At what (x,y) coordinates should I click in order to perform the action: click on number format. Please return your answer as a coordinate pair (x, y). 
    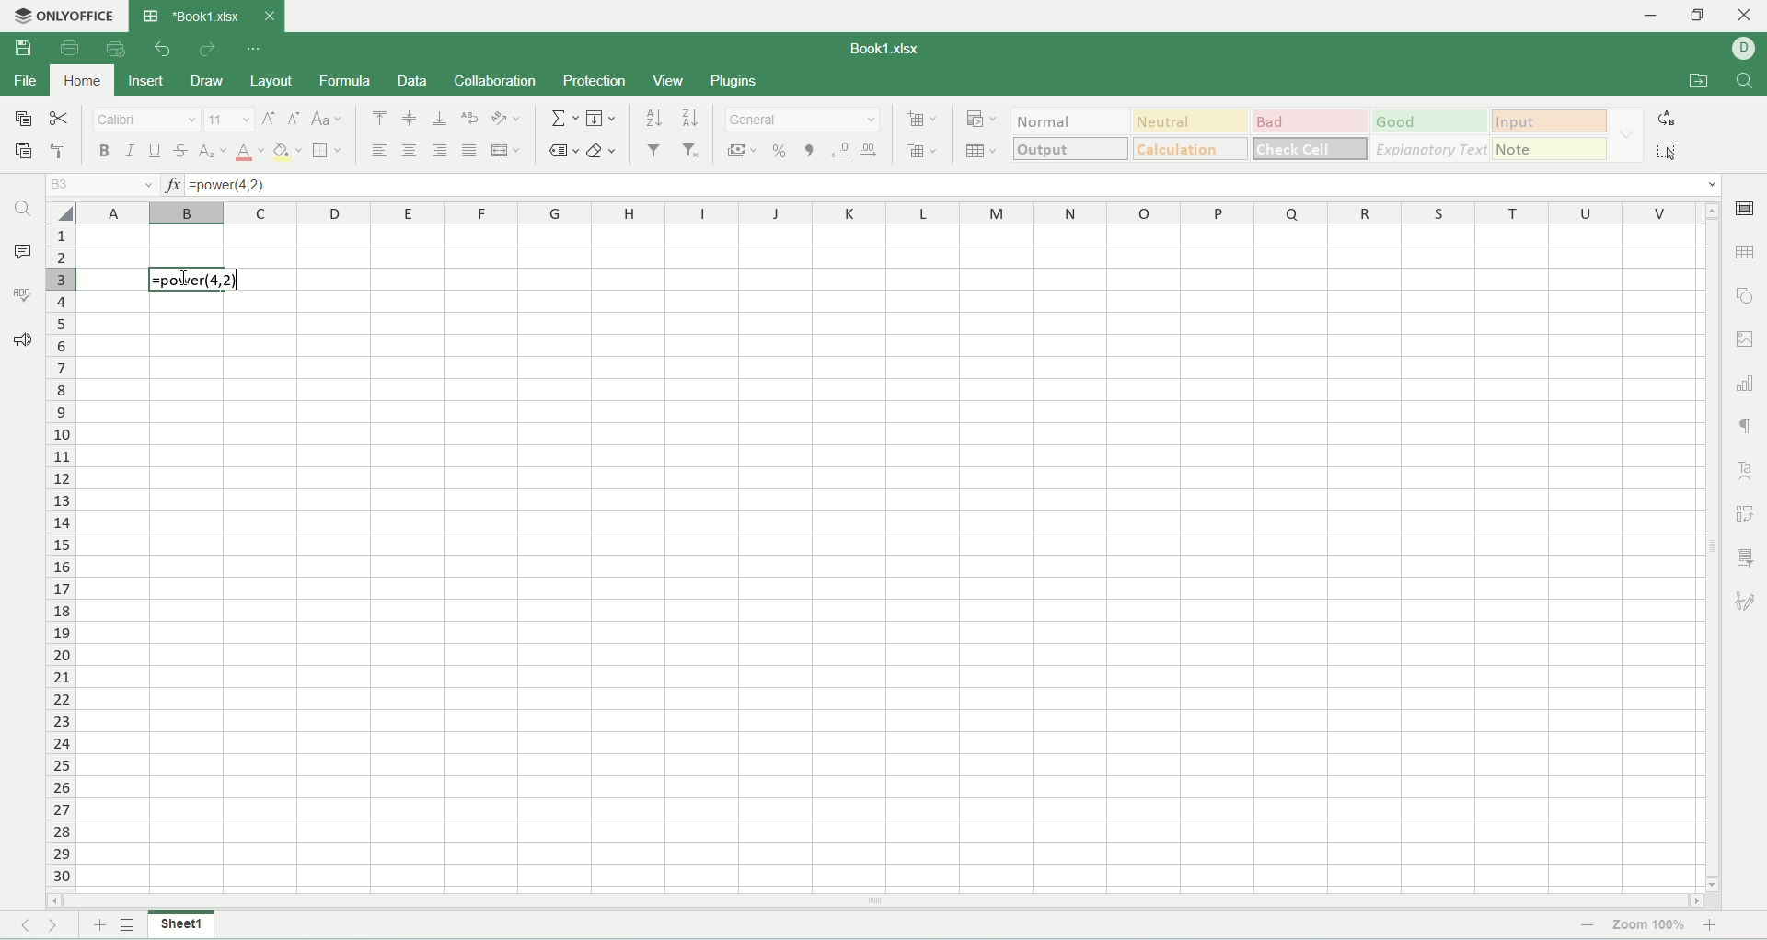
    Looking at the image, I should click on (805, 118).